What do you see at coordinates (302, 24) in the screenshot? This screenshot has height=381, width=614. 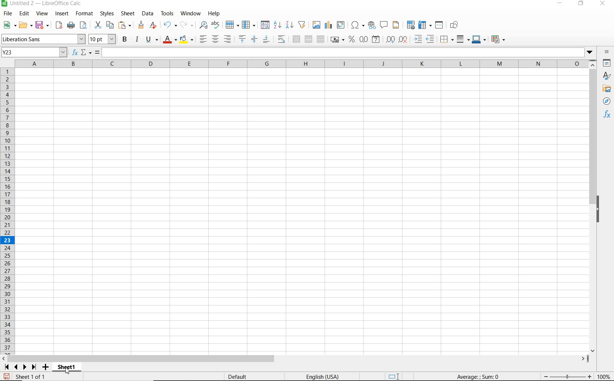 I see `AUTOFILTER` at bounding box center [302, 24].